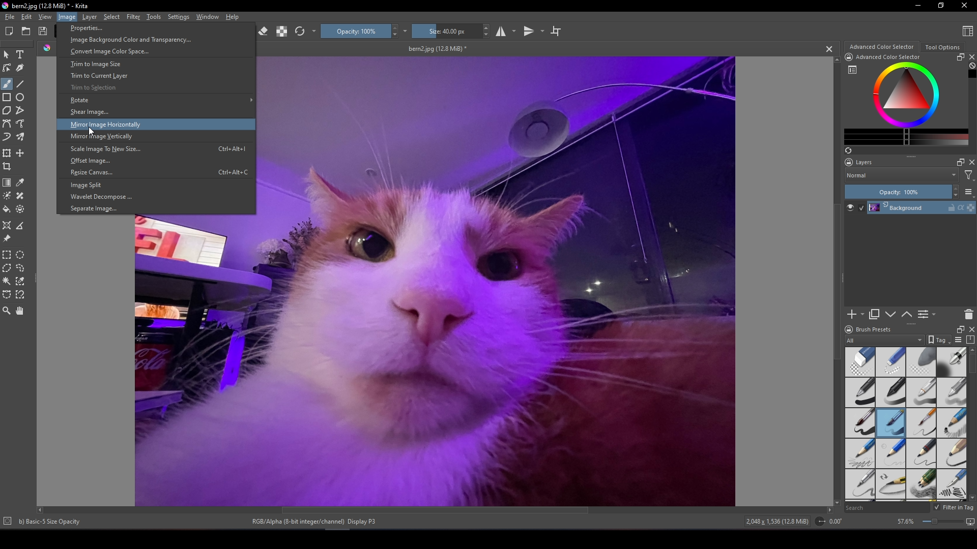 This screenshot has width=977, height=549. What do you see at coordinates (157, 63) in the screenshot?
I see `Trim to image size` at bounding box center [157, 63].